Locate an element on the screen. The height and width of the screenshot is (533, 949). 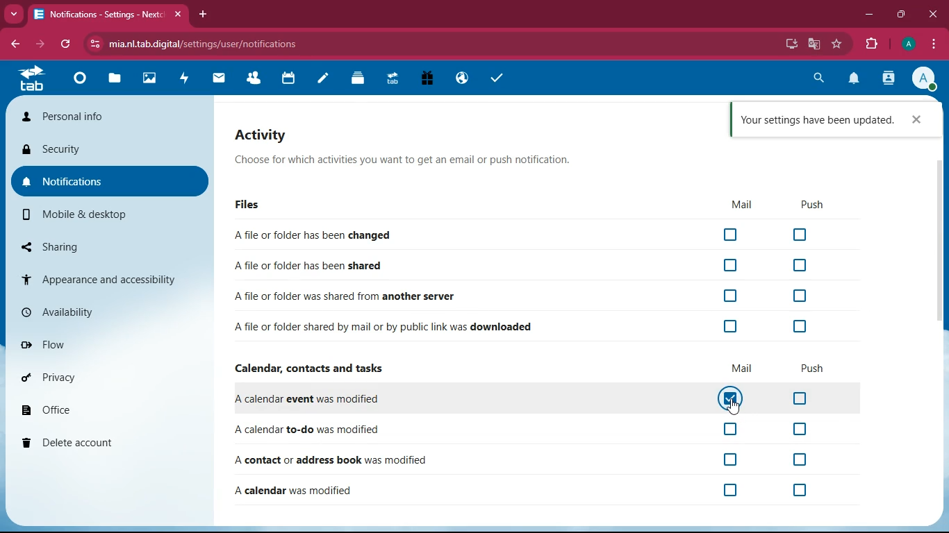
A calendar to-do was modified is located at coordinates (525, 429).